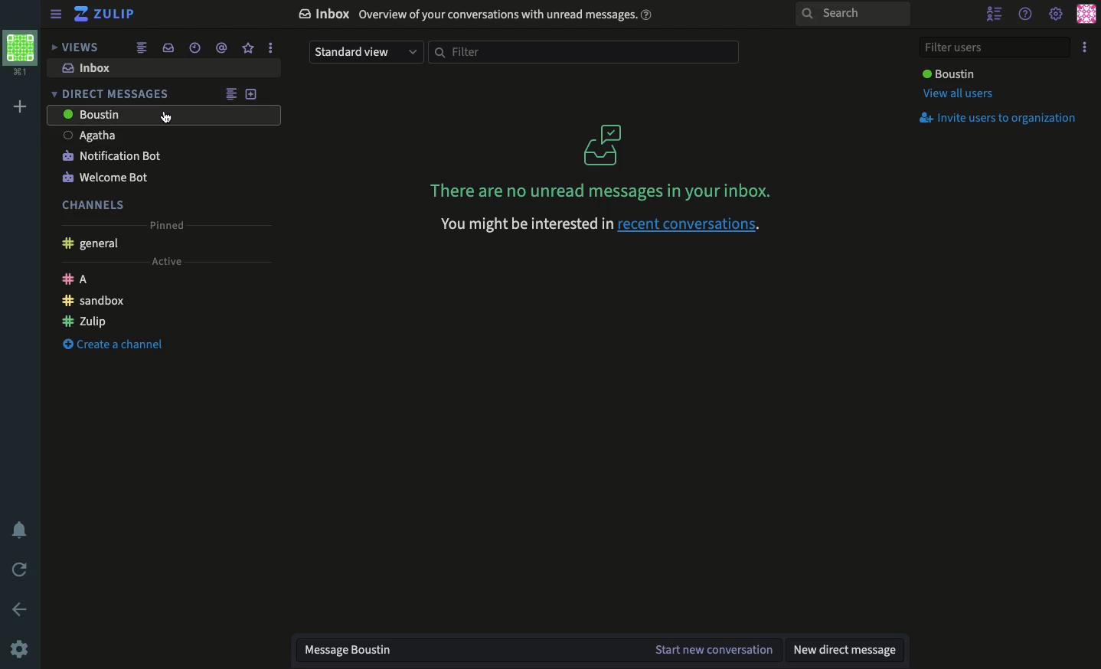  What do you see at coordinates (846, 651) in the screenshot?
I see `New DM` at bounding box center [846, 651].